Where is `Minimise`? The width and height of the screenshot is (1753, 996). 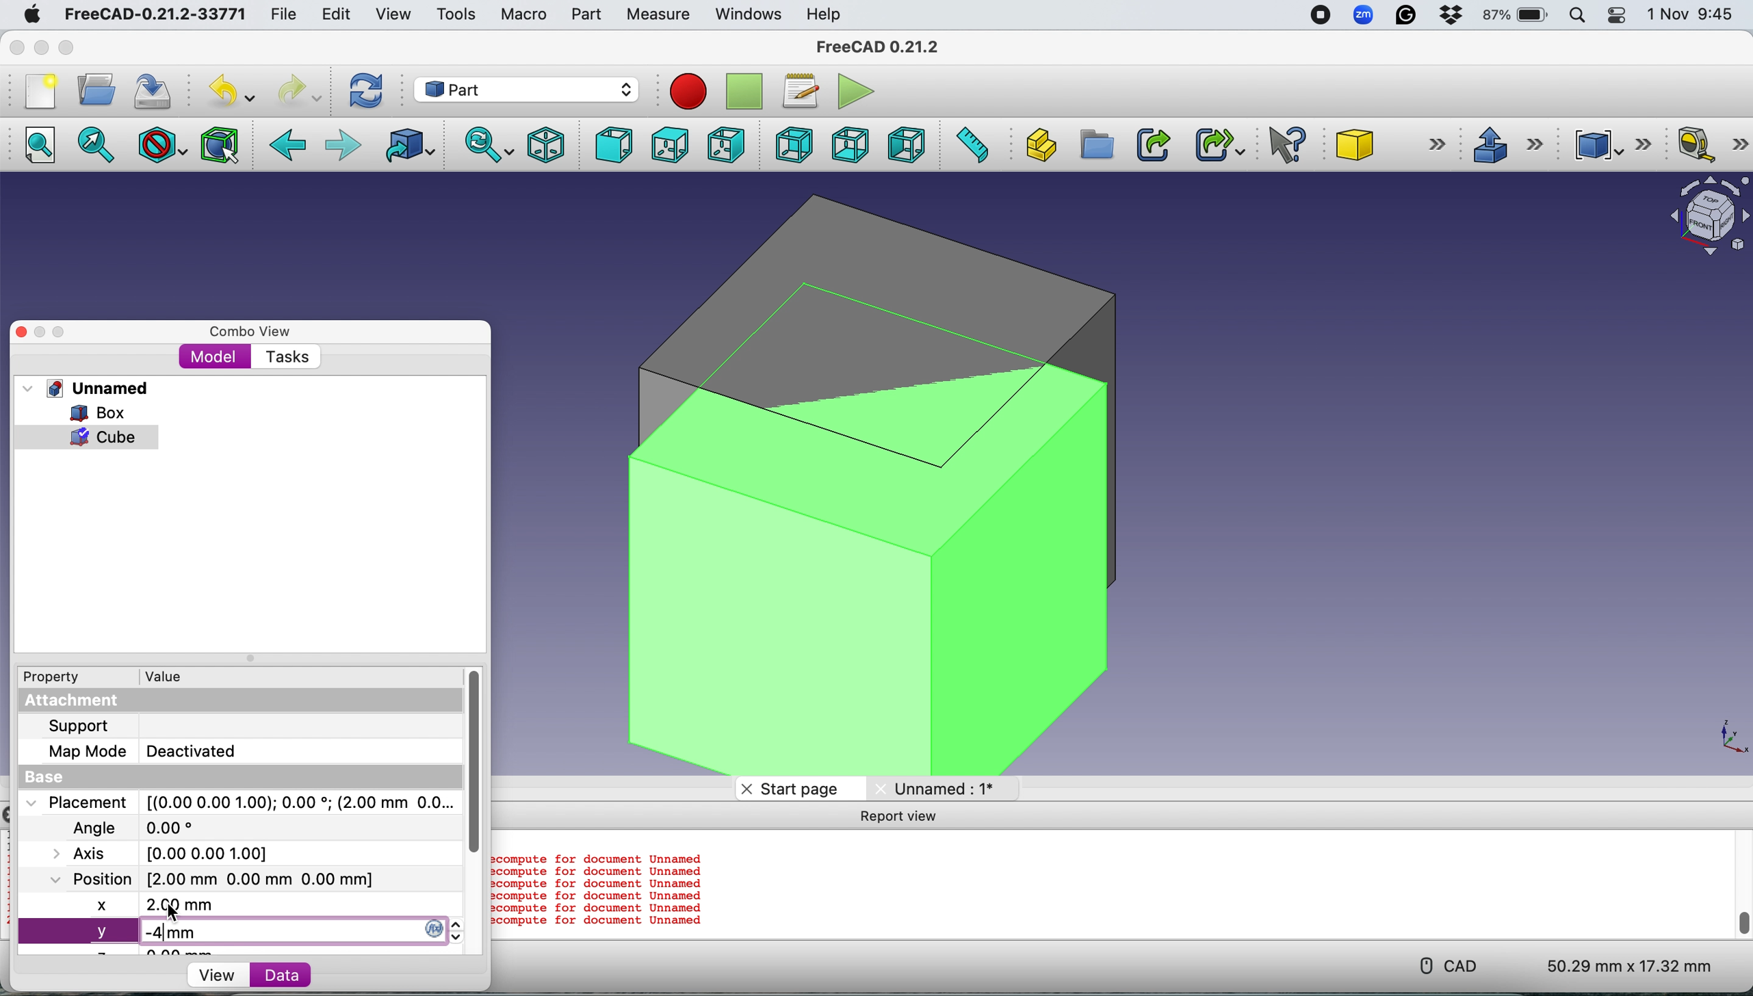
Minimise is located at coordinates (41, 332).